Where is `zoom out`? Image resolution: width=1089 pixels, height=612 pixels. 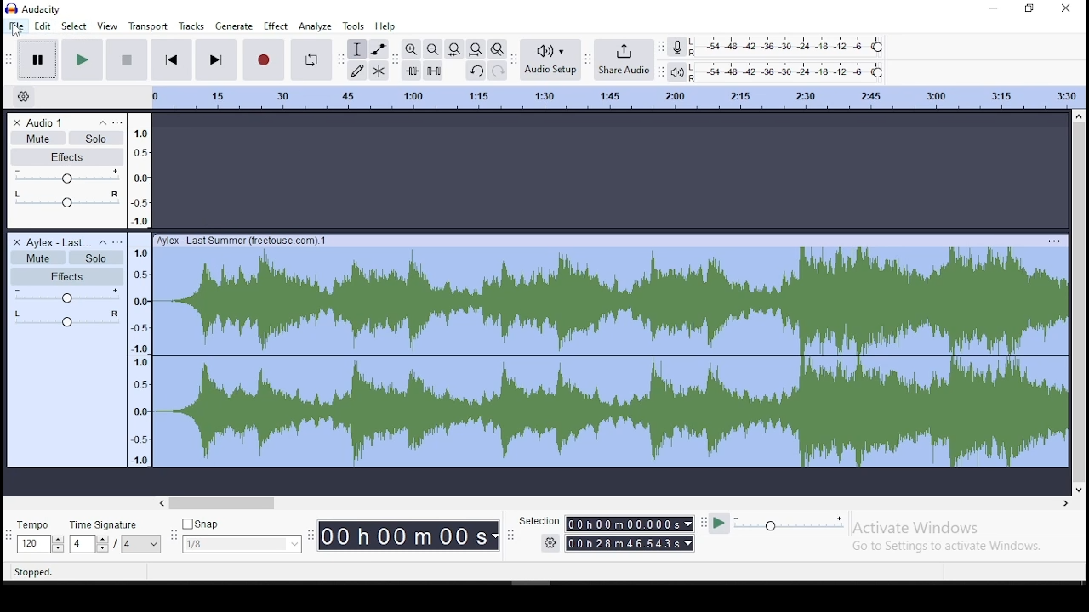 zoom out is located at coordinates (432, 49).